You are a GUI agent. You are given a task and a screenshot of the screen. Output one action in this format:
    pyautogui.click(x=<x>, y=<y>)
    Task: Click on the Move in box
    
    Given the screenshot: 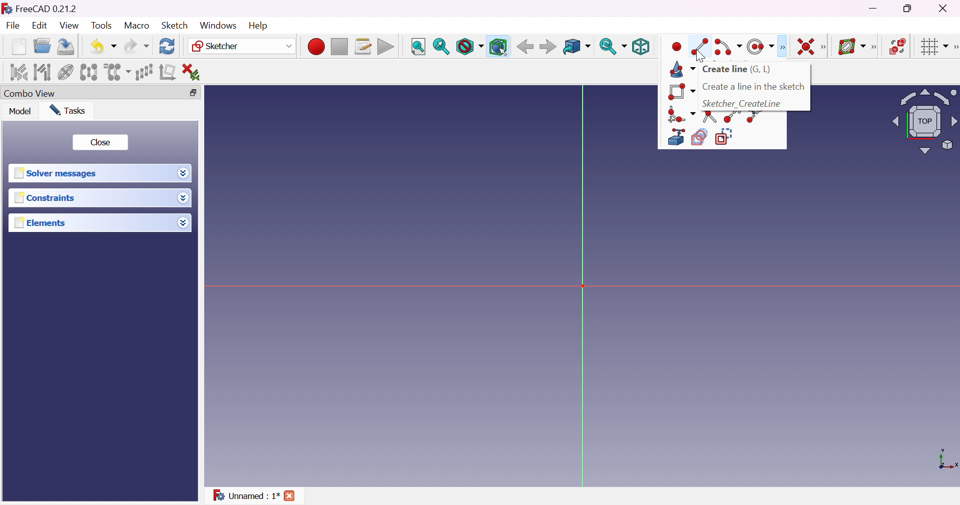 What is the action you would take?
    pyautogui.click(x=576, y=47)
    